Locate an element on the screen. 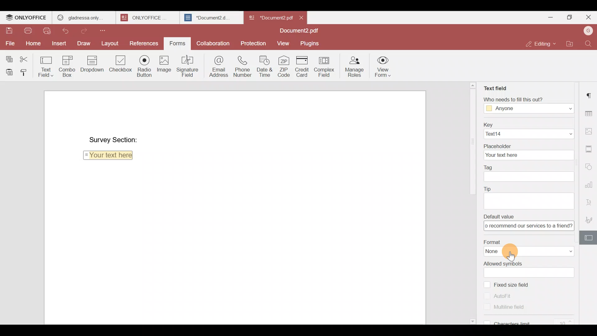 The image size is (597, 336). Manage roles is located at coordinates (354, 66).